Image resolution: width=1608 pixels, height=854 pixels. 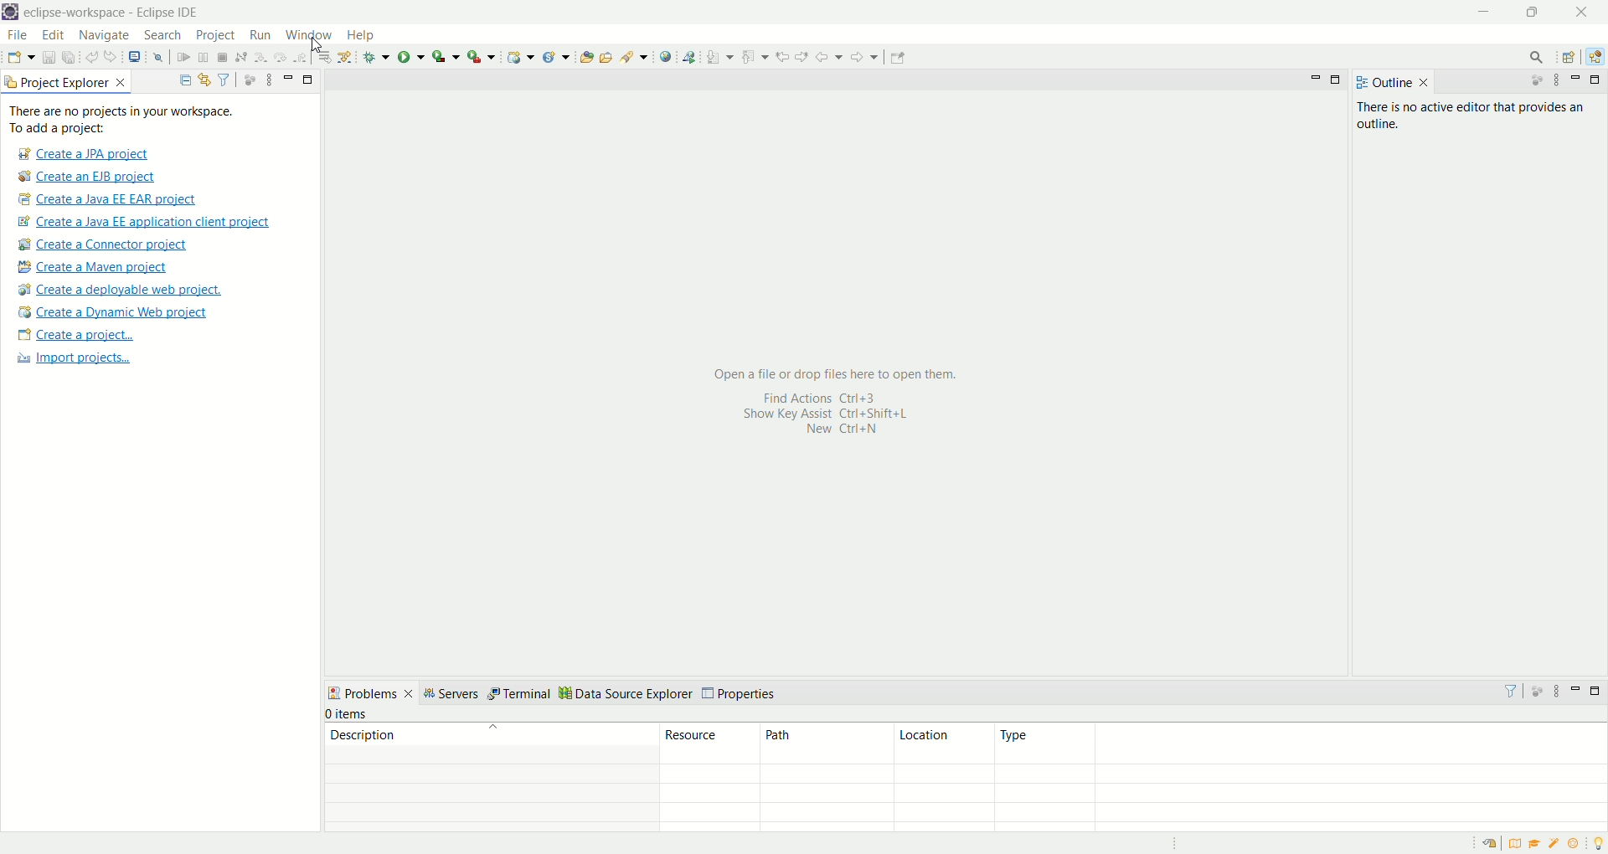 I want to click on minimize, so click(x=288, y=77).